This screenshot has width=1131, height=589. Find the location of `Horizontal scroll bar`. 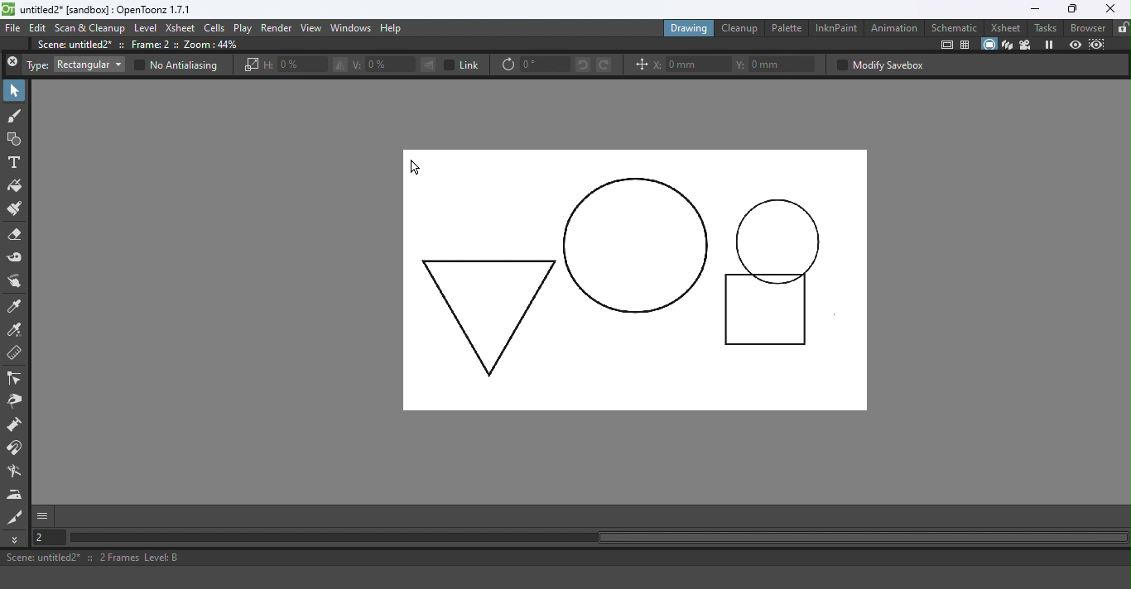

Horizontal scroll bar is located at coordinates (607, 539).